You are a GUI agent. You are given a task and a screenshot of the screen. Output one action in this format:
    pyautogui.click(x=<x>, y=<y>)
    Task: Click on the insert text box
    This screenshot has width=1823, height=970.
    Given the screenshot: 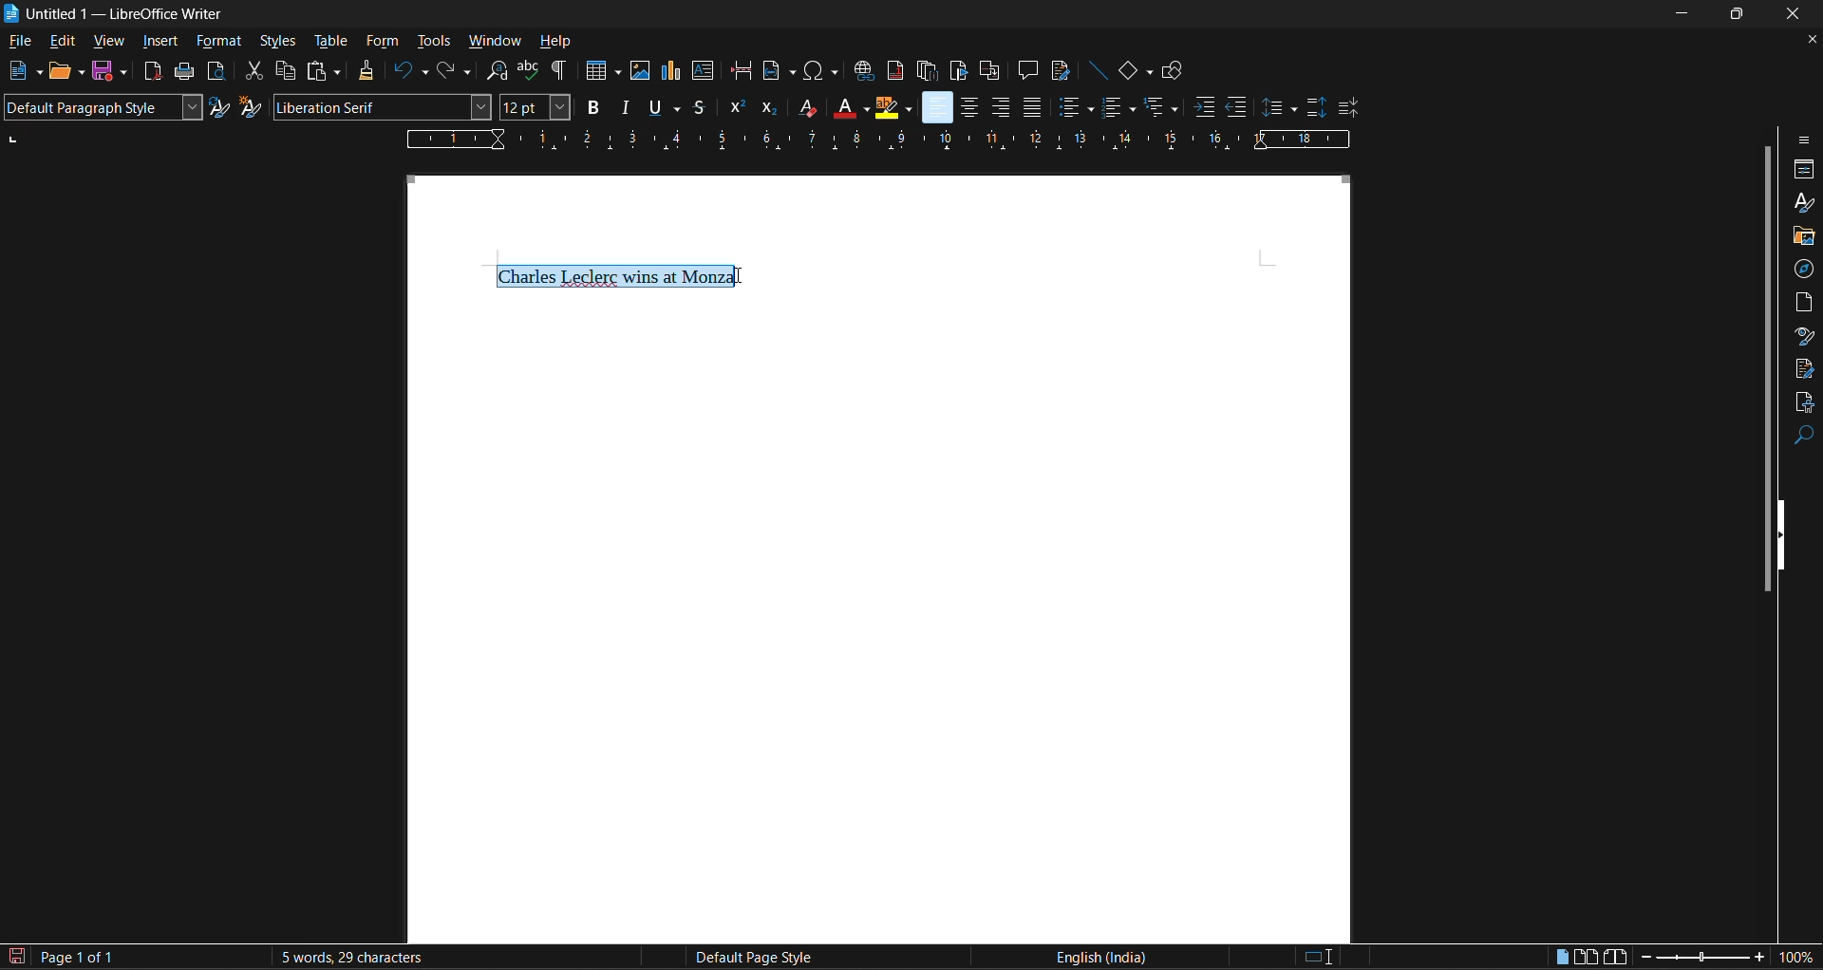 What is the action you would take?
    pyautogui.click(x=705, y=70)
    